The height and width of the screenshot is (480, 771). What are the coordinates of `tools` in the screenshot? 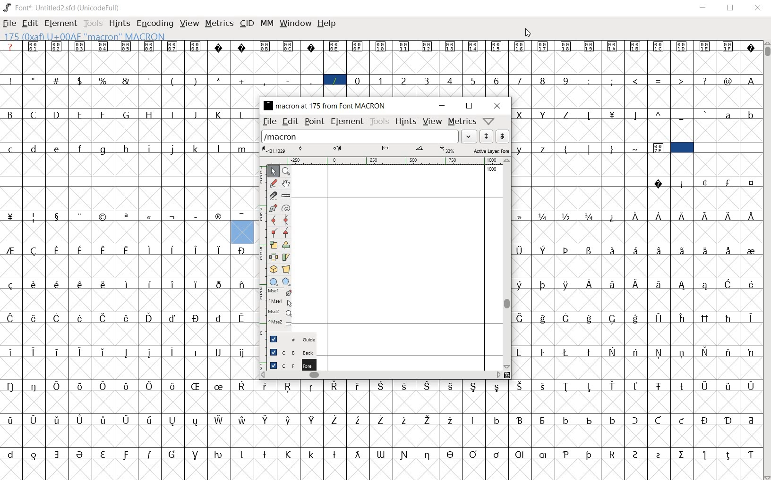 It's located at (379, 120).